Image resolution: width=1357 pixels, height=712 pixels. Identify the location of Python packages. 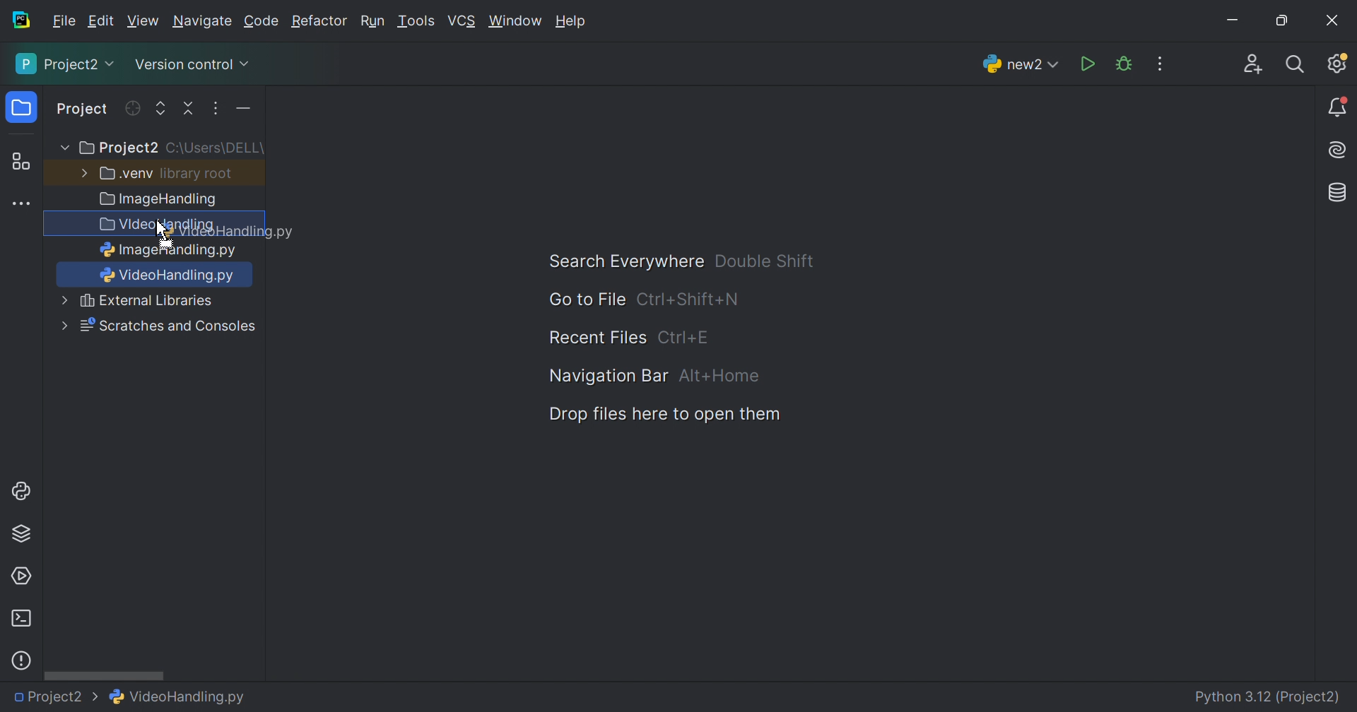
(21, 533).